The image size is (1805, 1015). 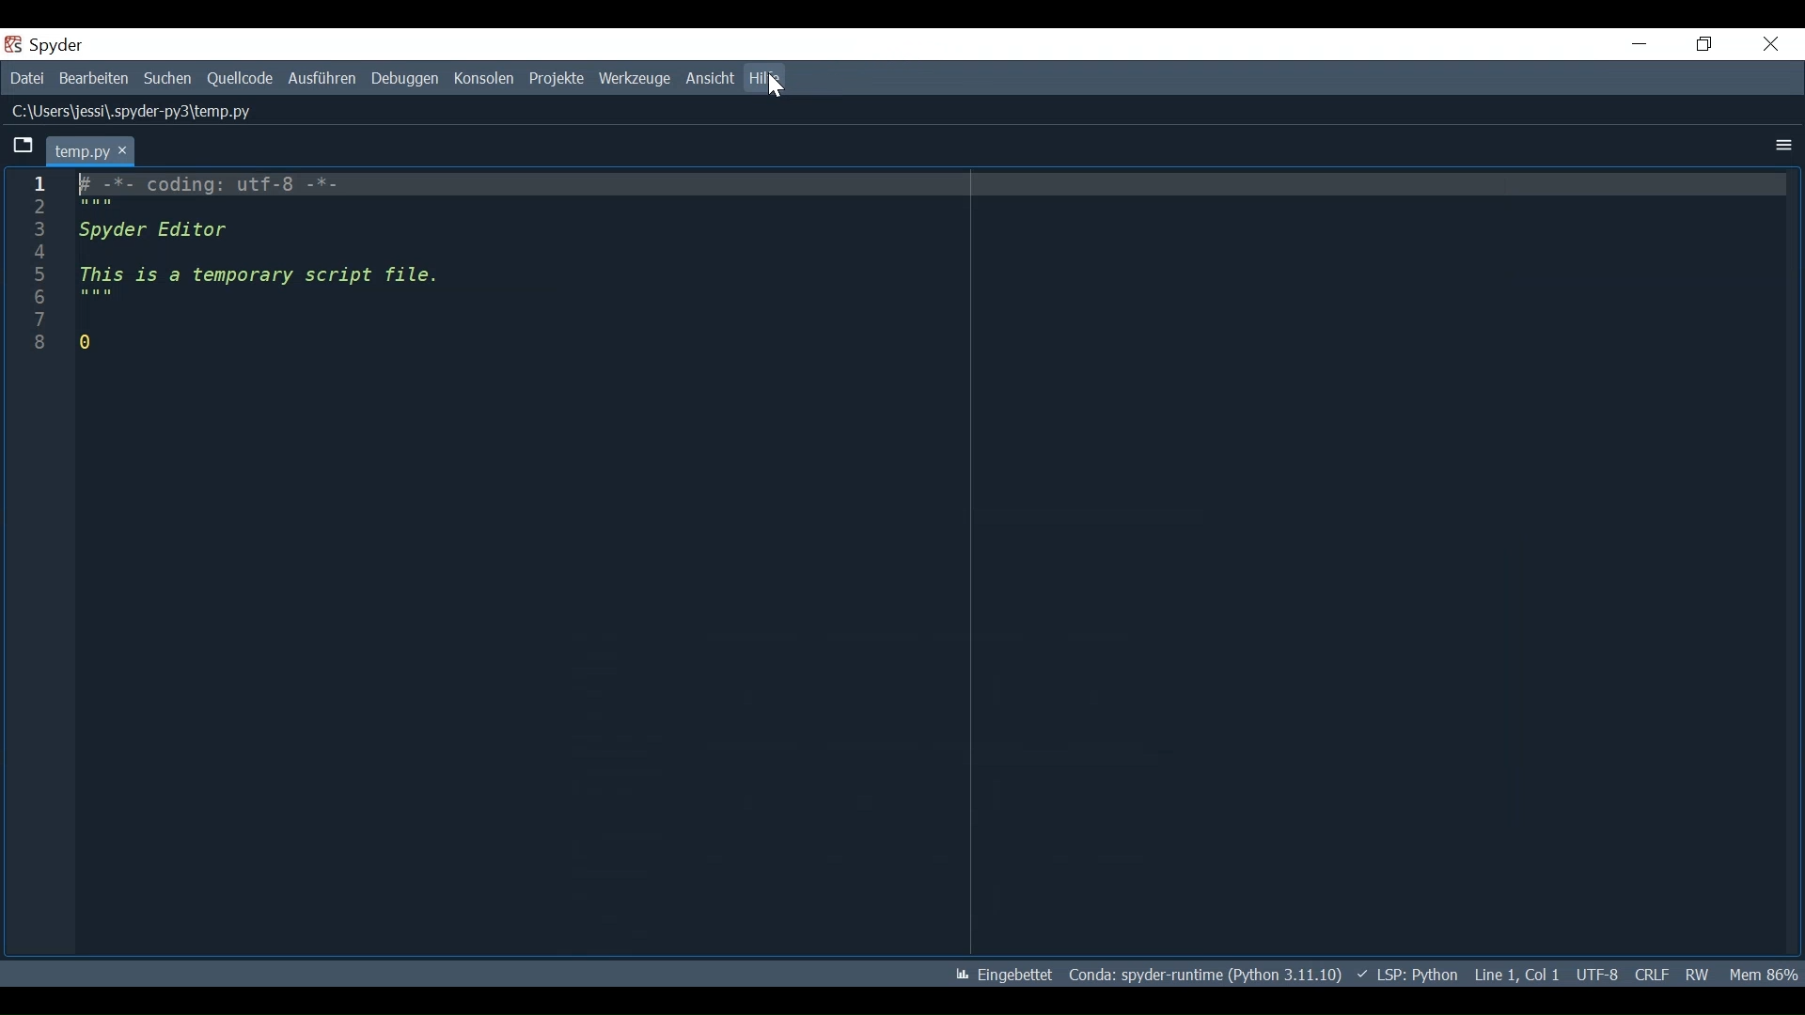 What do you see at coordinates (89, 149) in the screenshot?
I see `temp.py` at bounding box center [89, 149].